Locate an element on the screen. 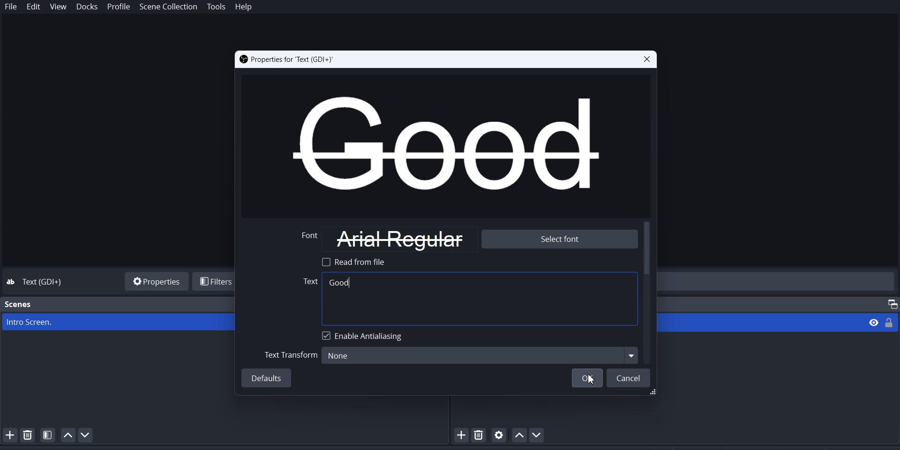 This screenshot has height=450, width=900. Text Preview is located at coordinates (444, 144).